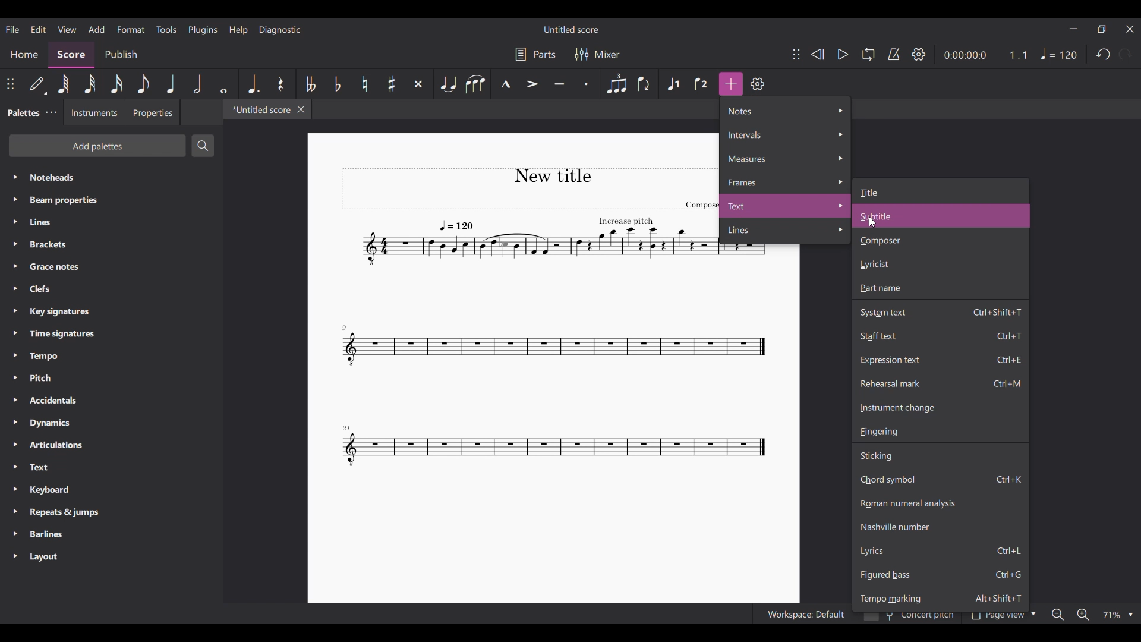  I want to click on Score, current section highlighted, so click(71, 55).